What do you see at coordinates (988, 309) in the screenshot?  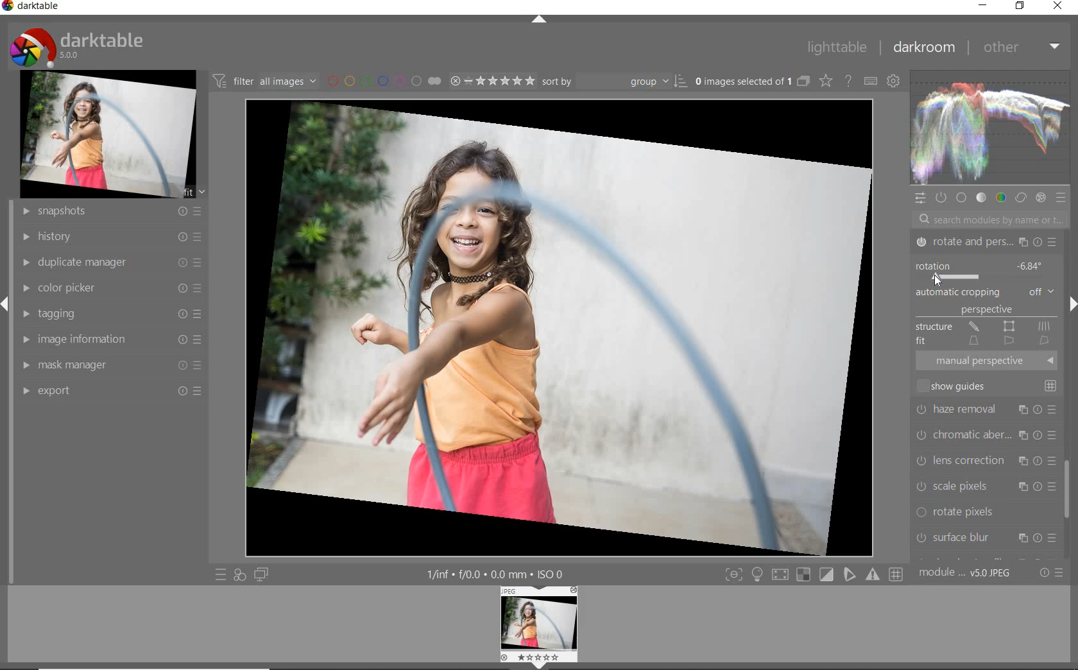 I see `PERSPECTIVE` at bounding box center [988, 309].